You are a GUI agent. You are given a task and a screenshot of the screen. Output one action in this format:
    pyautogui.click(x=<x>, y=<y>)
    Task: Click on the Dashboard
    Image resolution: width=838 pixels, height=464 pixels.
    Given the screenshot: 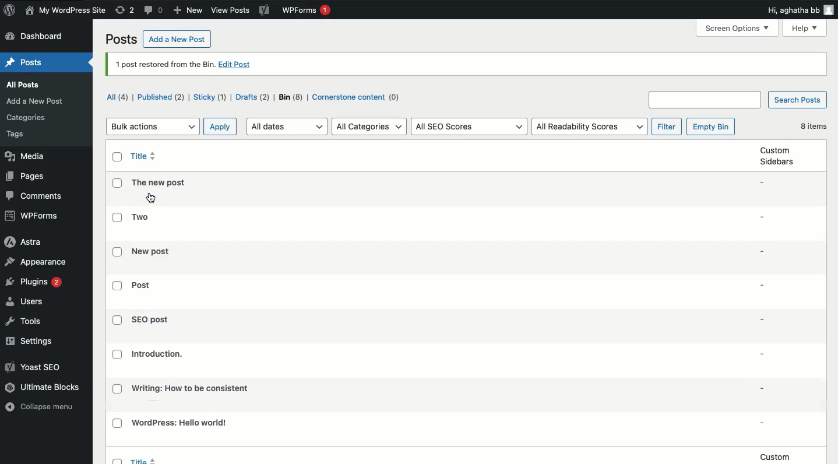 What is the action you would take?
    pyautogui.click(x=40, y=37)
    